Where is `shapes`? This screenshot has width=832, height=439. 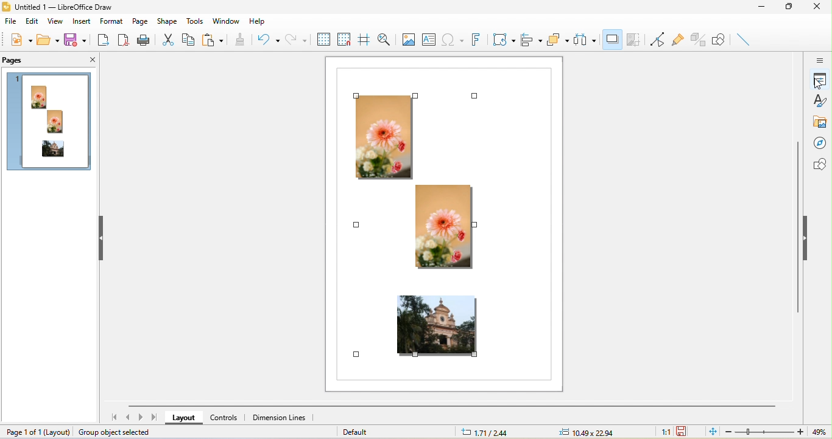 shapes is located at coordinates (821, 164).